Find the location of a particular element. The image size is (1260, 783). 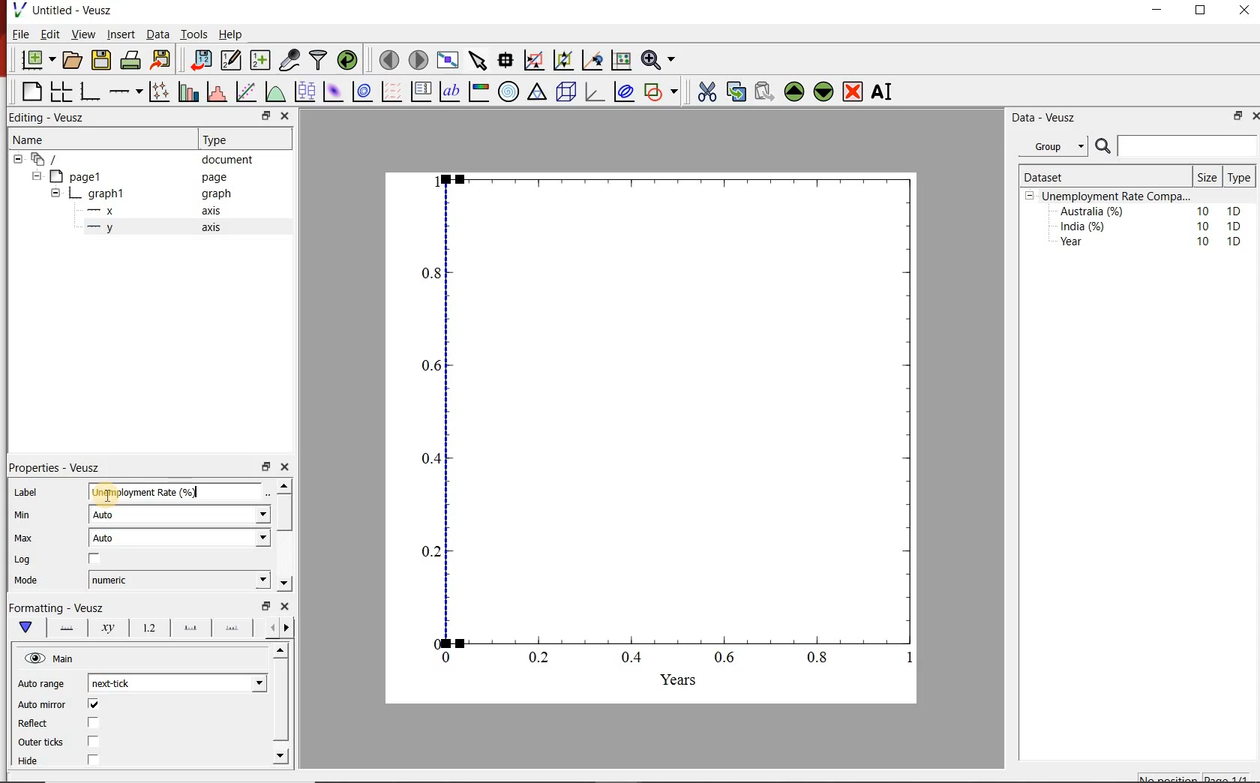

graph1
pl graph is located at coordinates (155, 194).